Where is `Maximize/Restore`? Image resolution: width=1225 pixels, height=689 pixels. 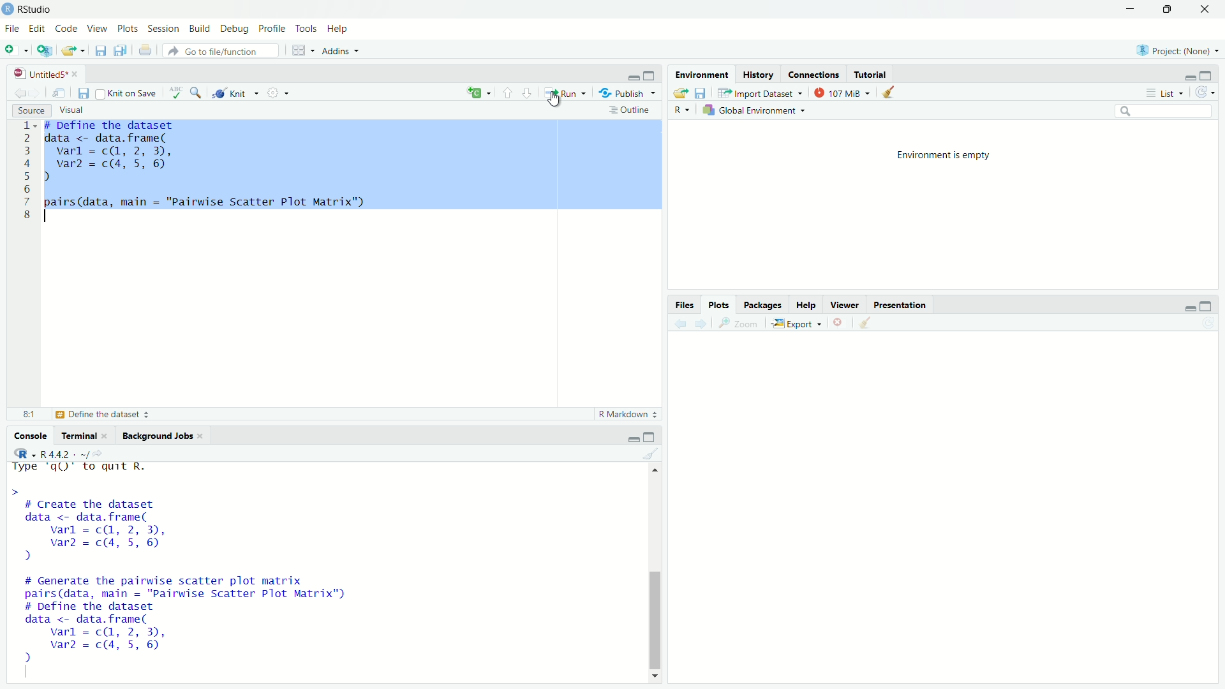
Maximize/Restore is located at coordinates (1168, 8).